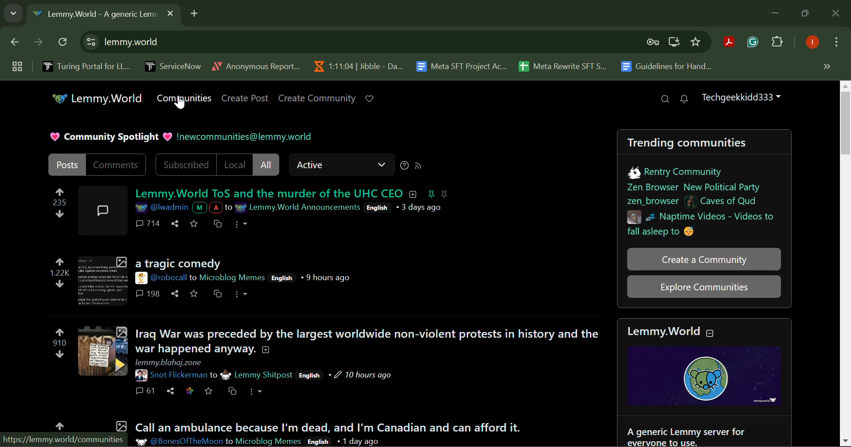 The image size is (851, 447). What do you see at coordinates (217, 293) in the screenshot?
I see `Cross-post` at bounding box center [217, 293].